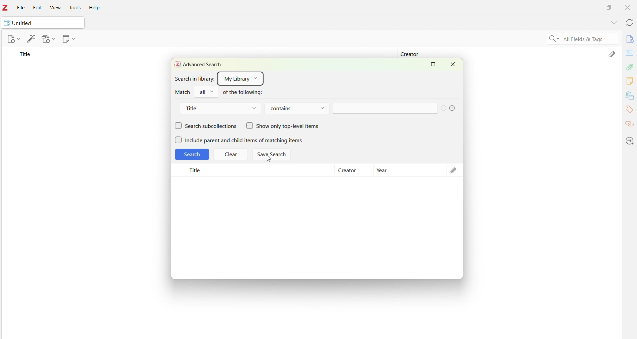 The image size is (637, 339). I want to click on Attachment, so click(630, 67).